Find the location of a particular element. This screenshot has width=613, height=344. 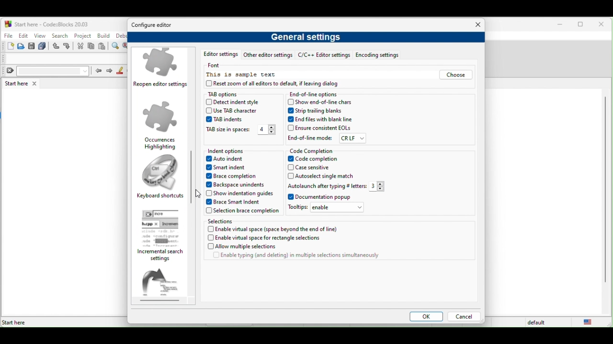

strip trailing blanks is located at coordinates (317, 111).